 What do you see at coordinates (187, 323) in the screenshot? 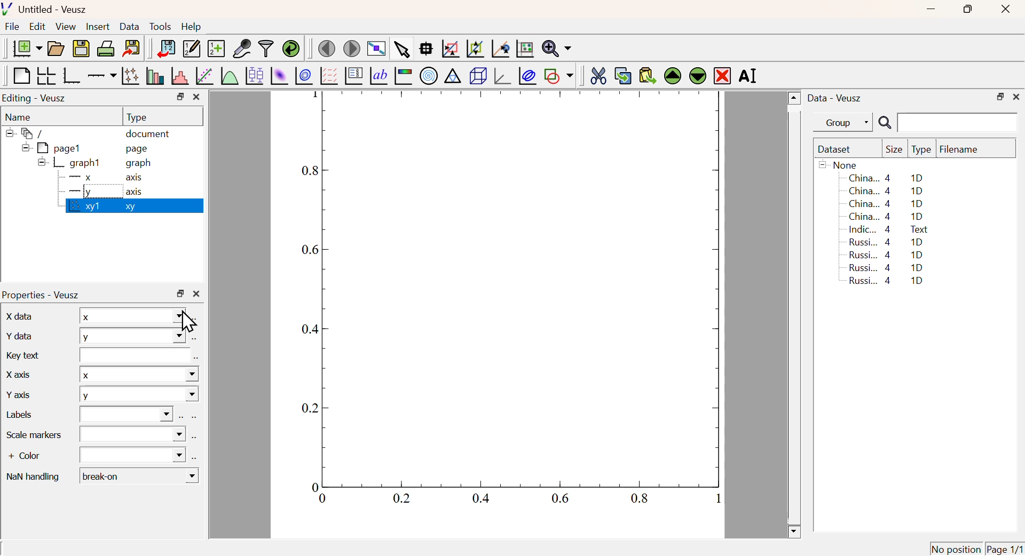
I see `Cursor` at bounding box center [187, 323].